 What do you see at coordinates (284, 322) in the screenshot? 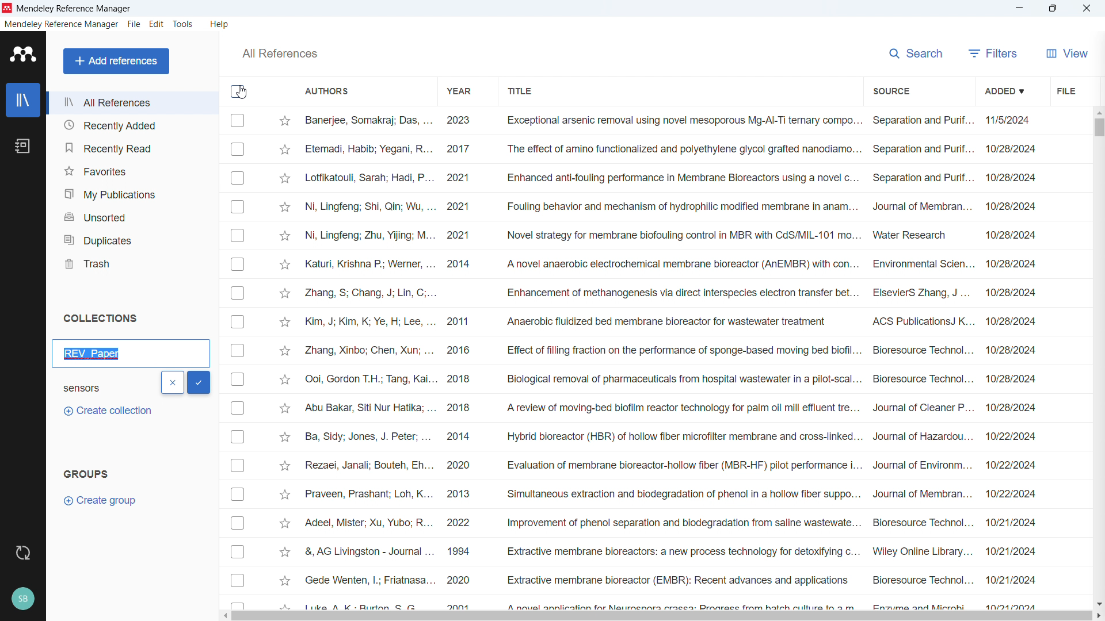
I see `Star mark respective publication` at bounding box center [284, 322].